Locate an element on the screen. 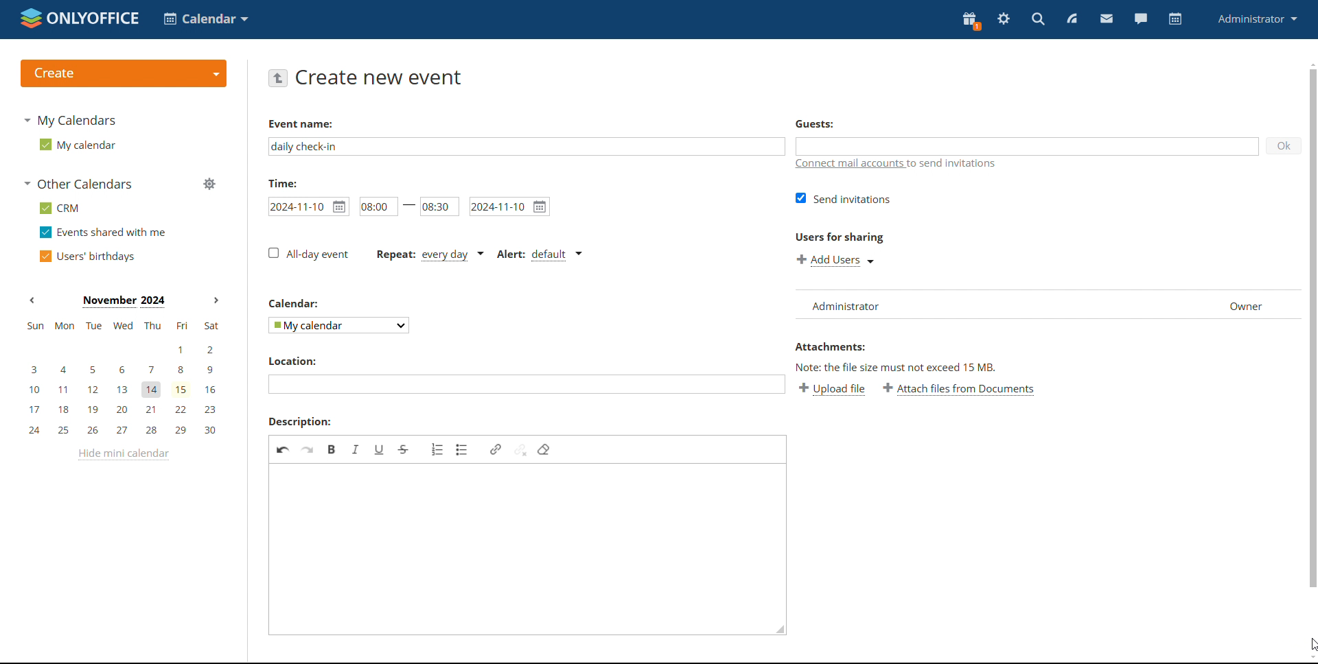 The height and width of the screenshot is (664, 1318). connect mail accounts  is located at coordinates (906, 164).